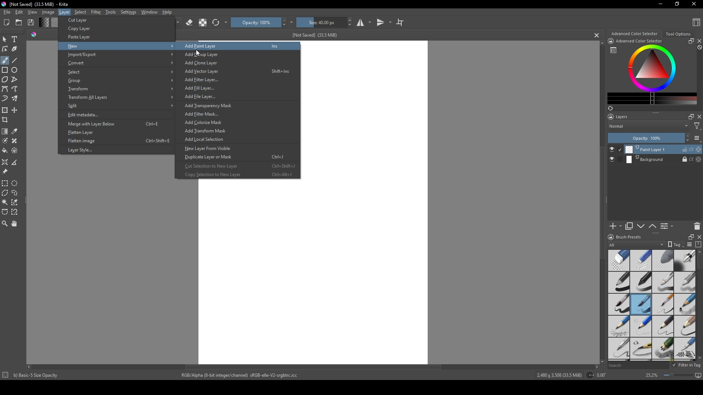  Describe the element at coordinates (640, 260) in the screenshot. I see `hard eraser` at that location.